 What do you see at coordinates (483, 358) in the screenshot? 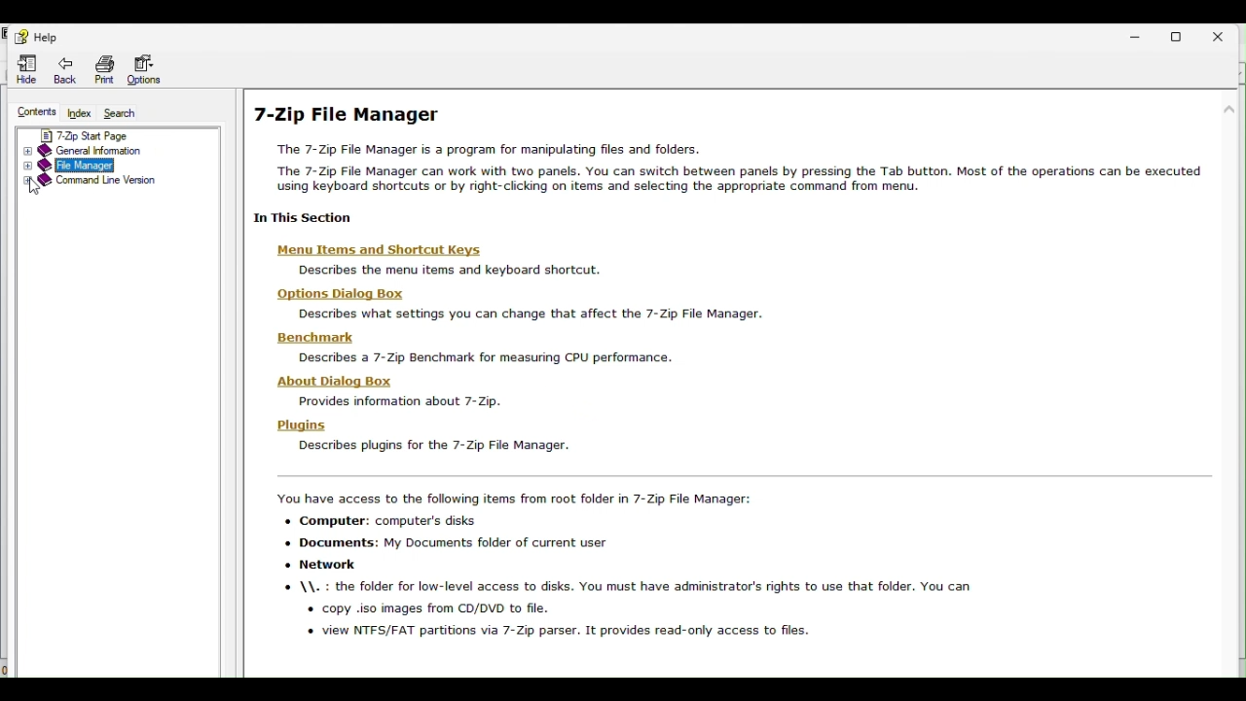
I see `Descnbes a 7-4 senchmark or measunng C¥uU periormance.` at bounding box center [483, 358].